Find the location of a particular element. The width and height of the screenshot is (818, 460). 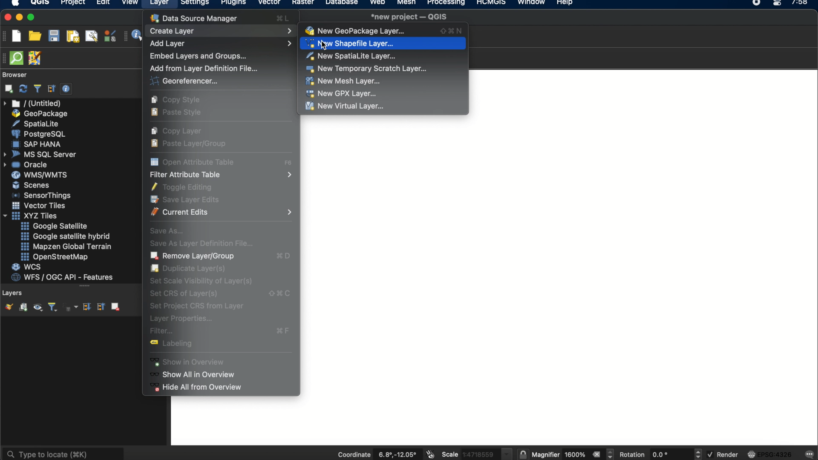

enable/disable properties widget is located at coordinates (66, 89).